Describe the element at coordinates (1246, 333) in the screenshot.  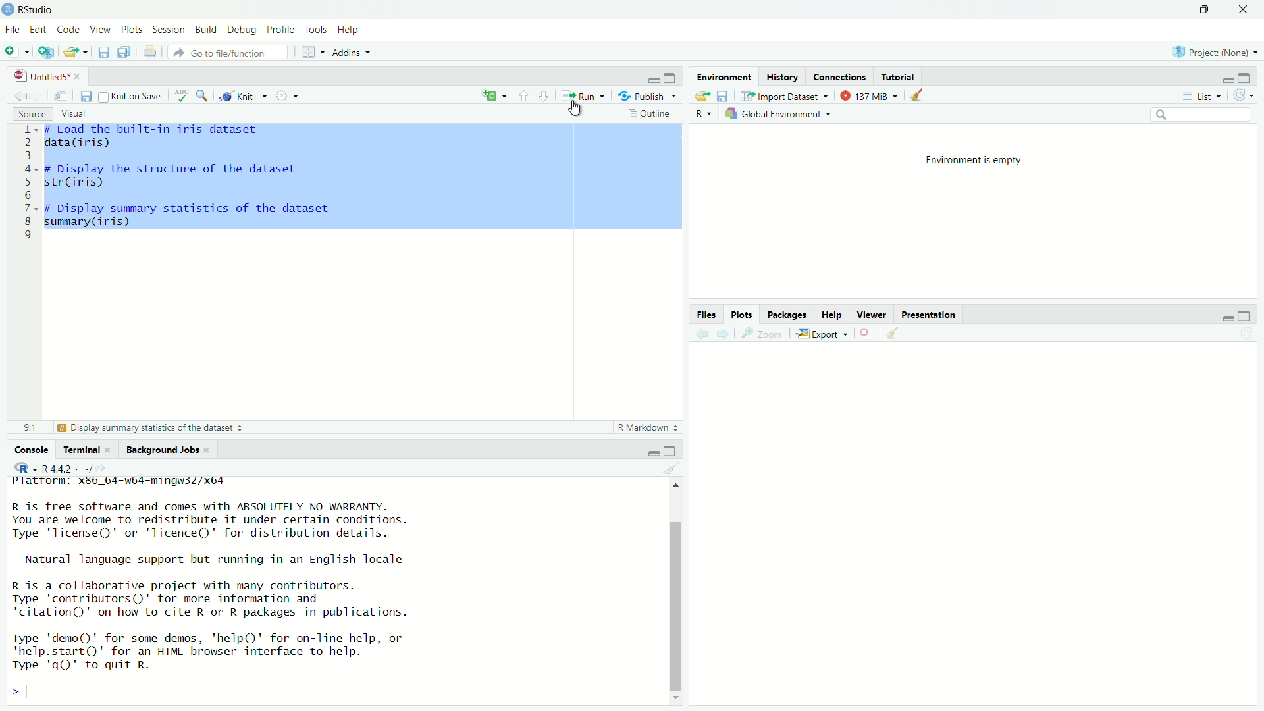
I see `Refresh List` at that location.